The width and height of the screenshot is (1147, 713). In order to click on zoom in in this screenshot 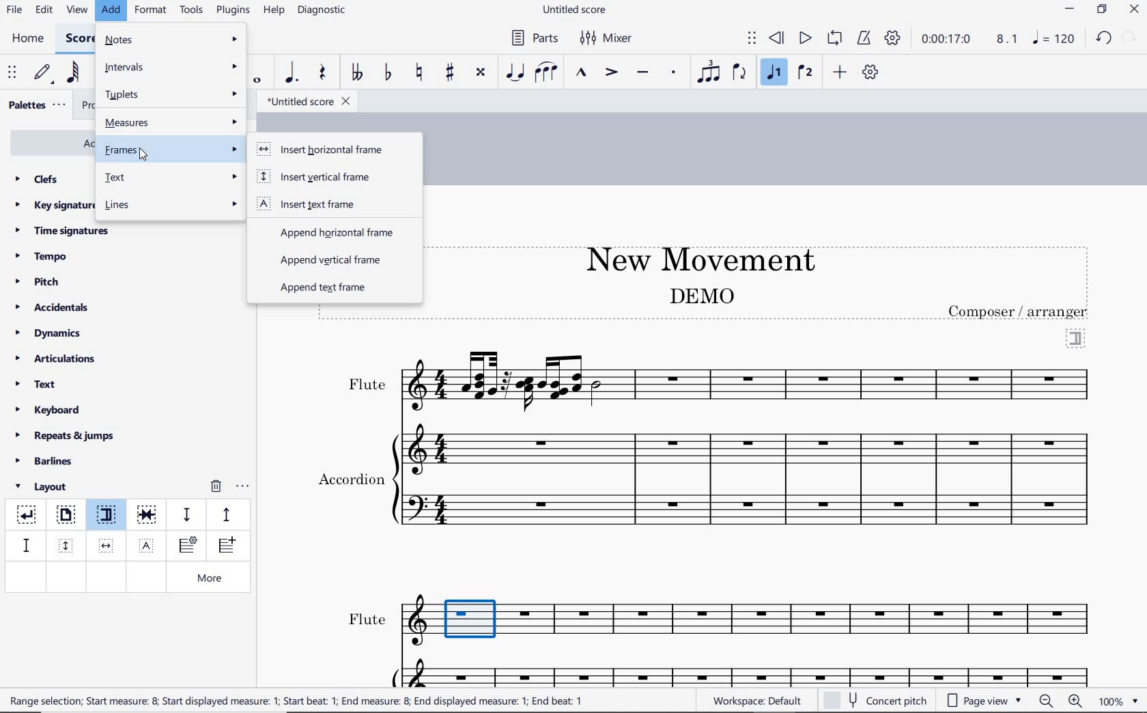, I will do `click(1078, 702)`.